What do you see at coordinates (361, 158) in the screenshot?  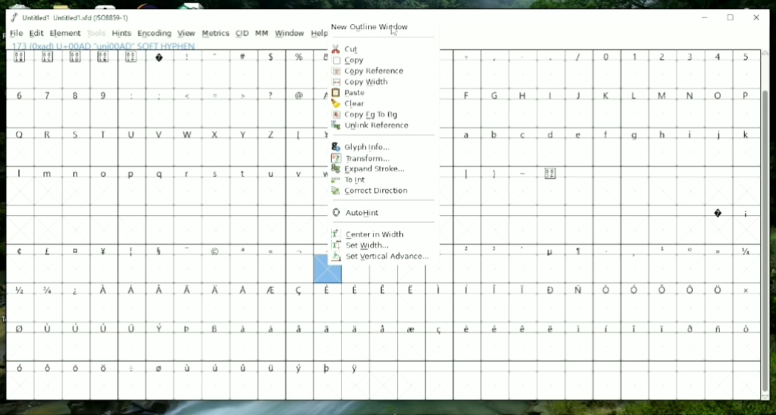 I see `Transform` at bounding box center [361, 158].